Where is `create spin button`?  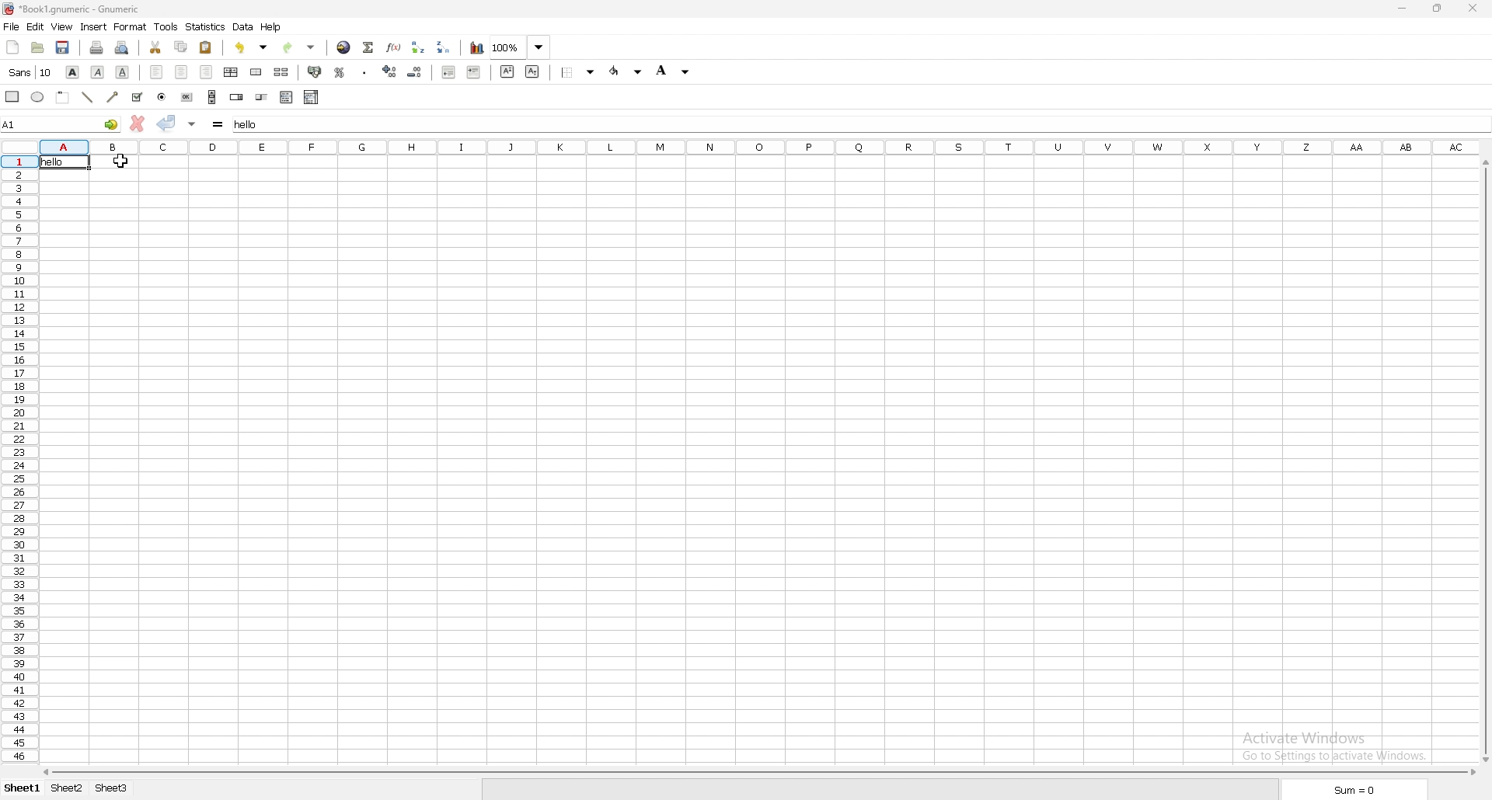 create spin button is located at coordinates (237, 97).